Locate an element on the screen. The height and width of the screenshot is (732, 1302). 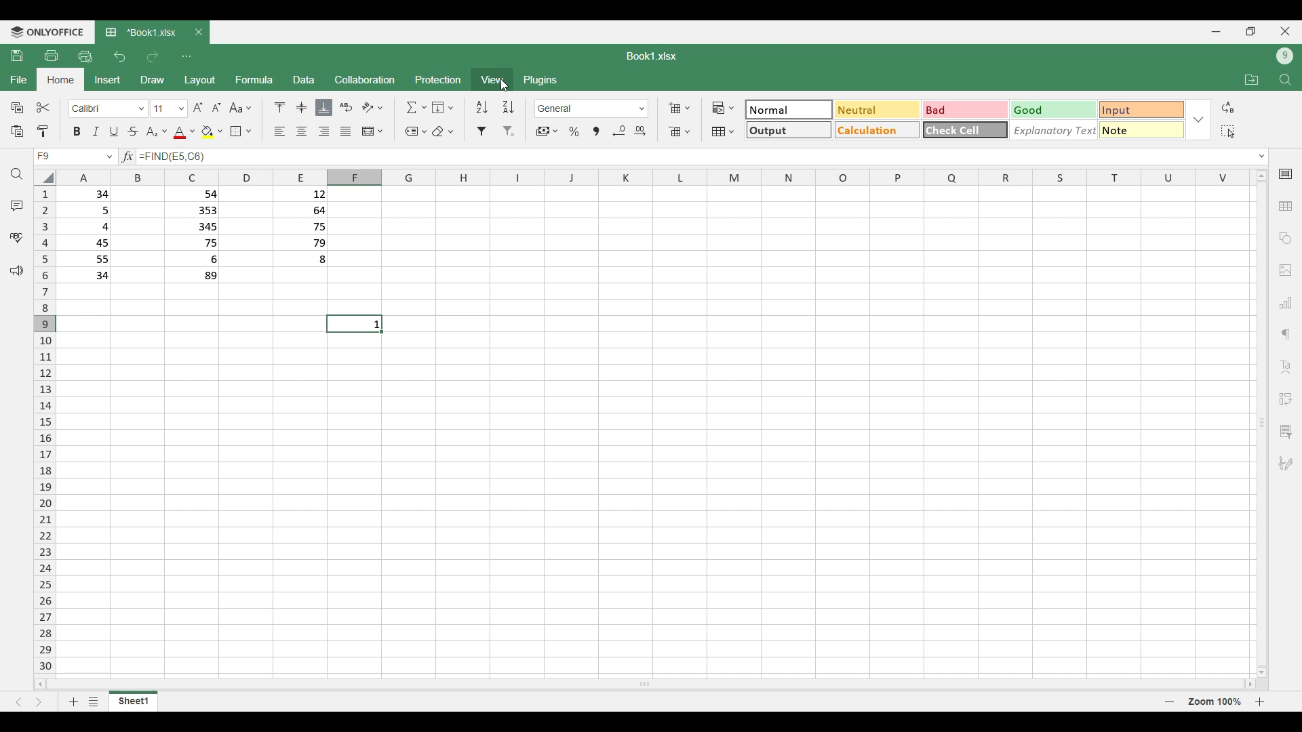
Plugins menu  is located at coordinates (540, 80).